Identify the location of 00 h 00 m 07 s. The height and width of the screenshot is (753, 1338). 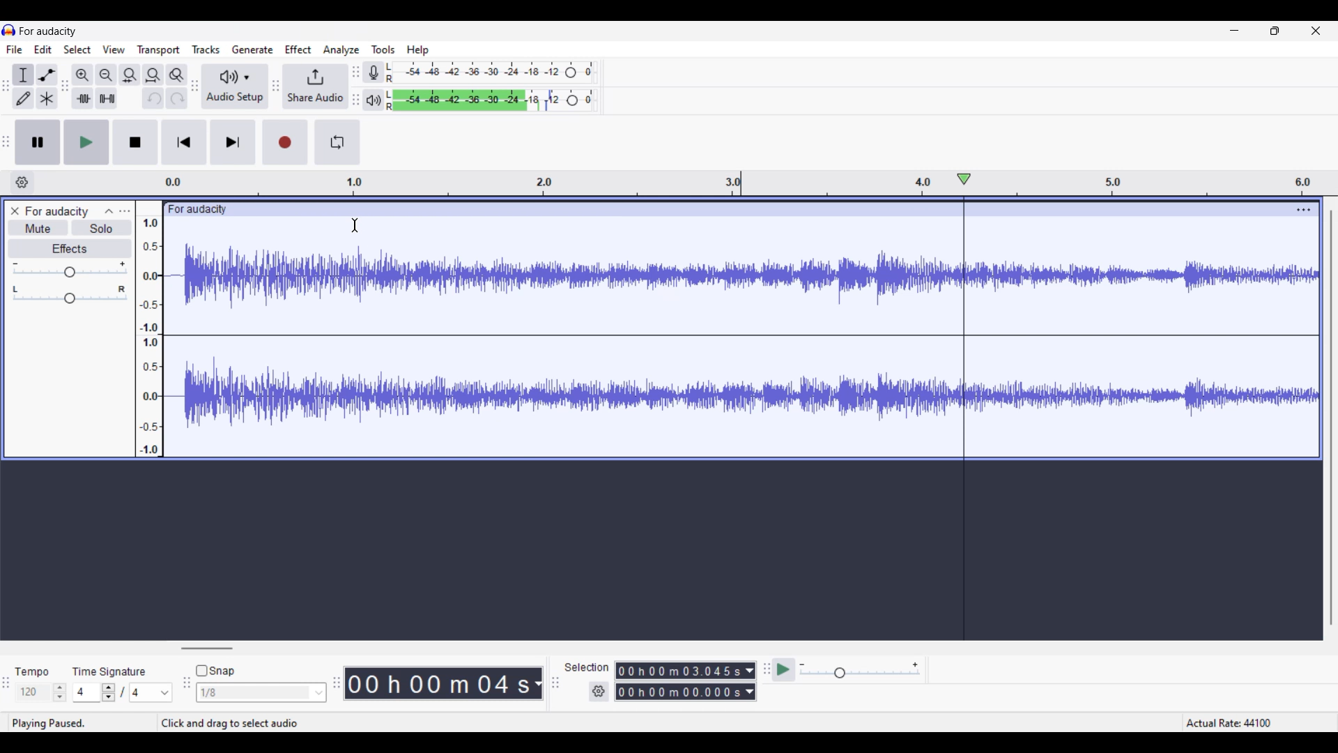
(438, 683).